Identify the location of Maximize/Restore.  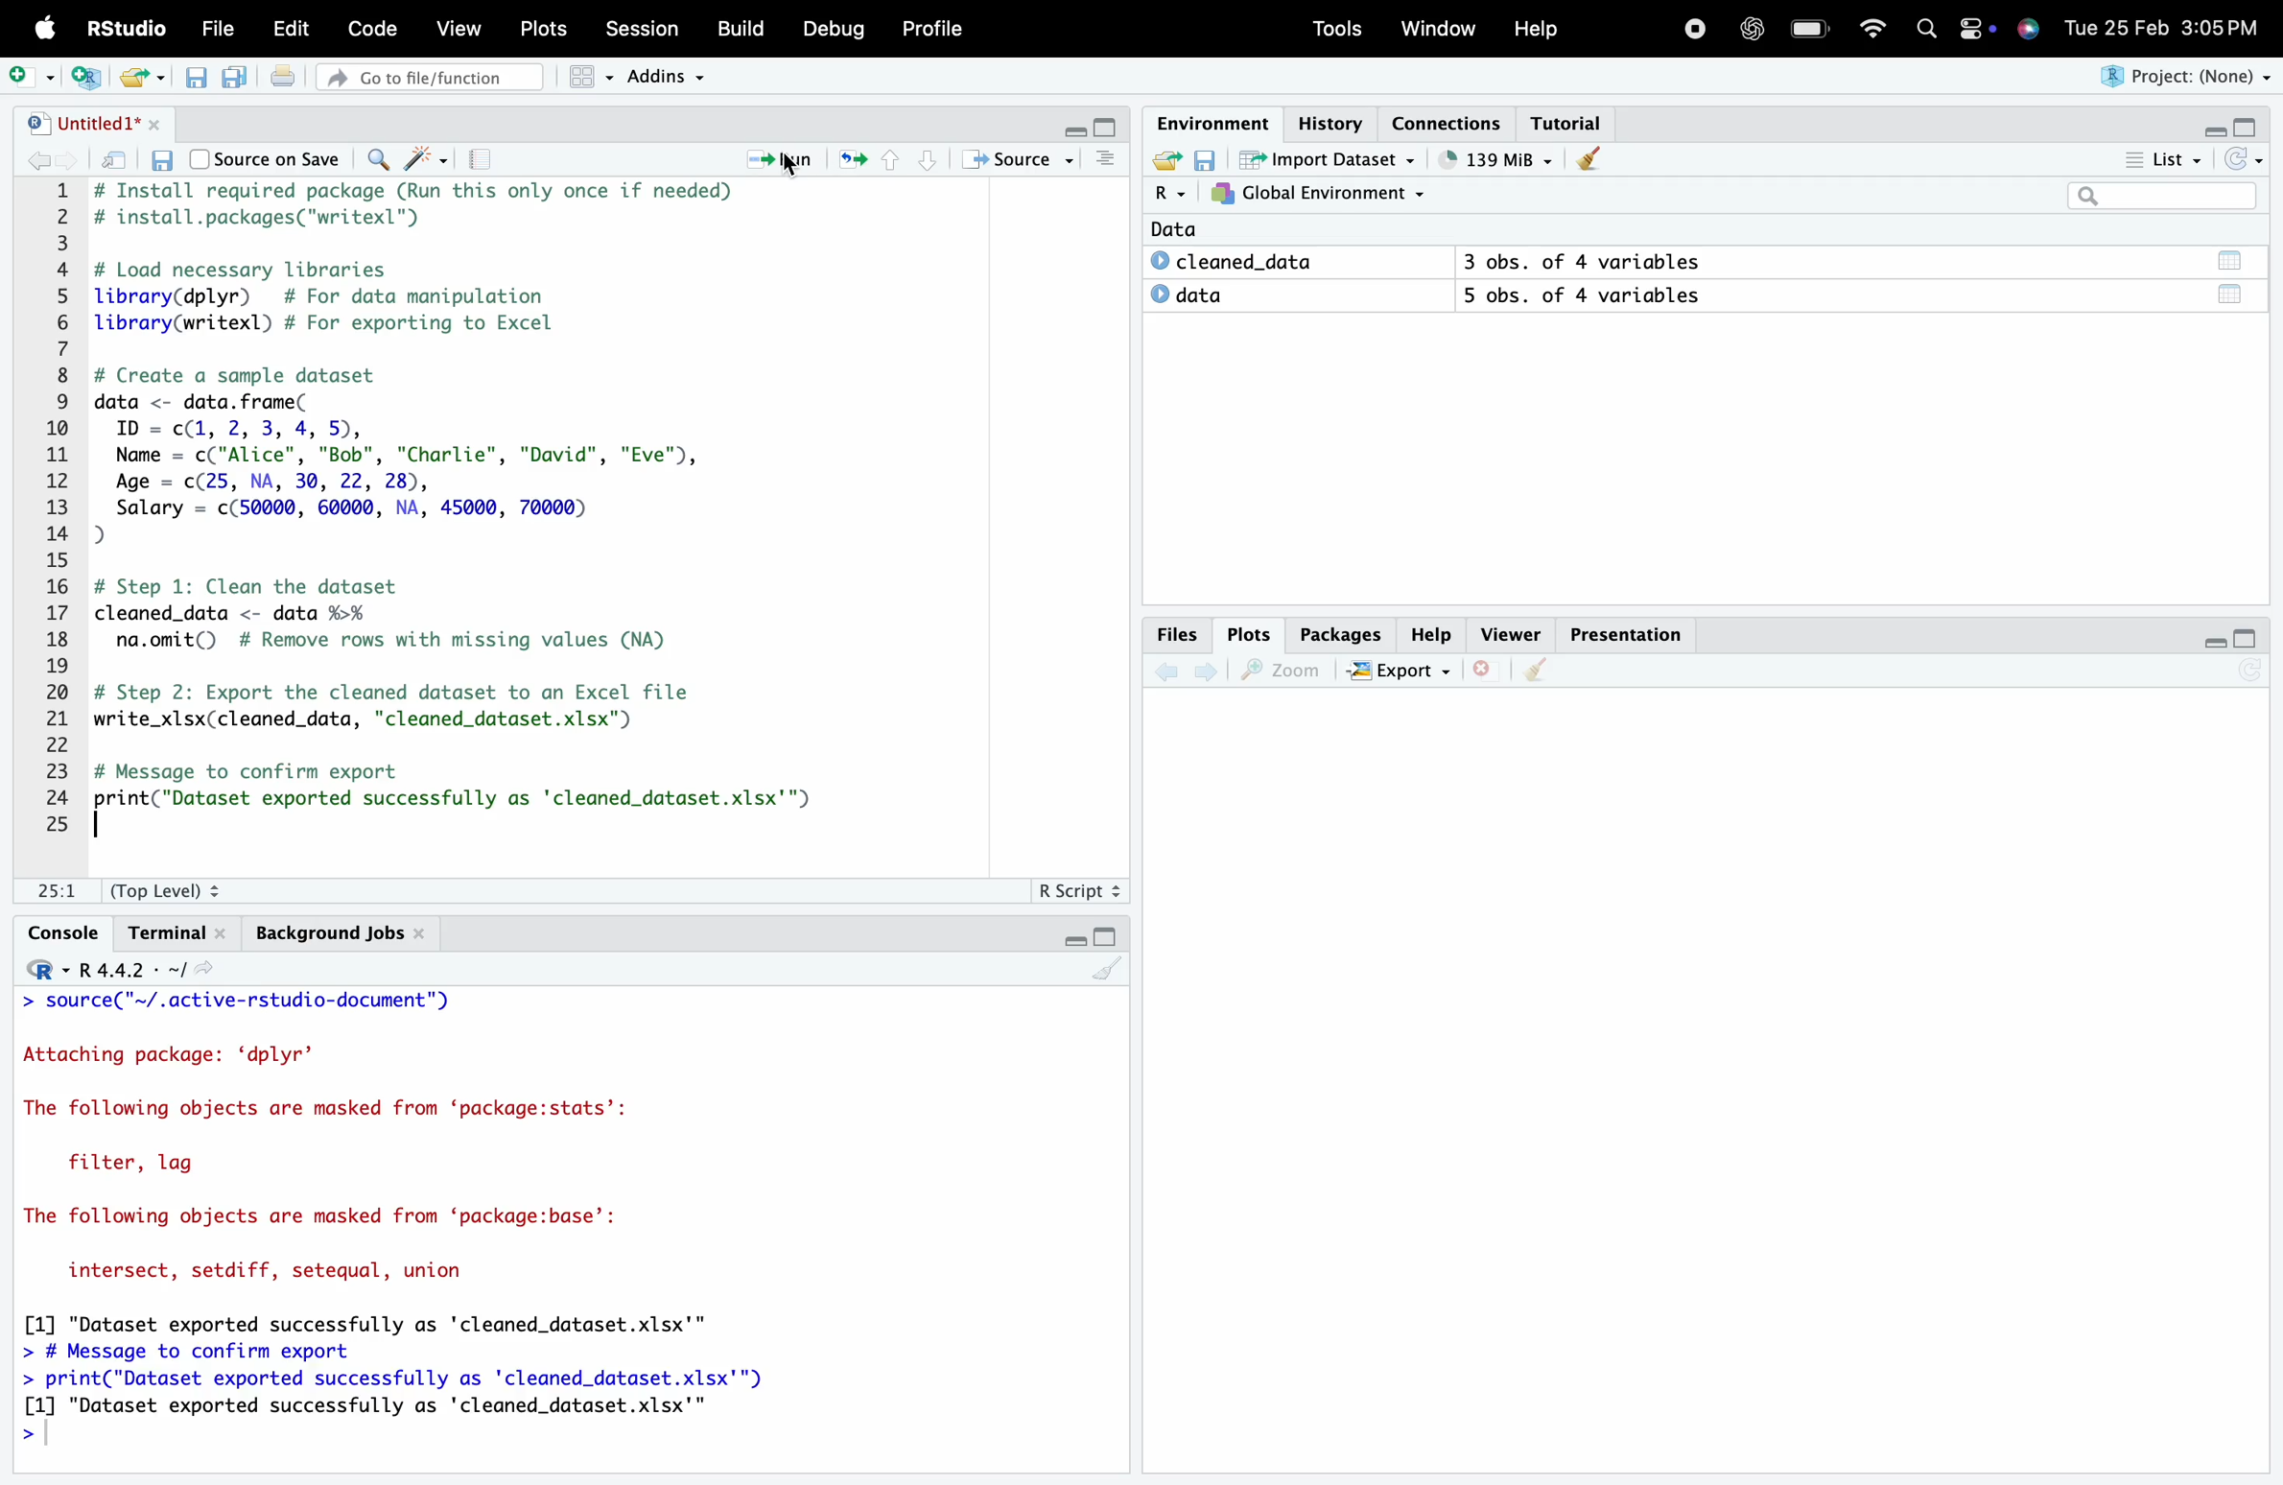
(2249, 641).